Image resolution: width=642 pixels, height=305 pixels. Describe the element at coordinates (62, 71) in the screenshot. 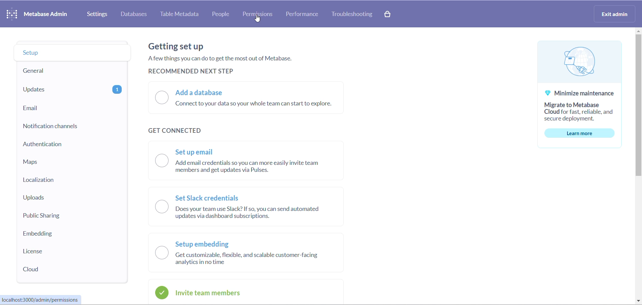

I see `general` at that location.